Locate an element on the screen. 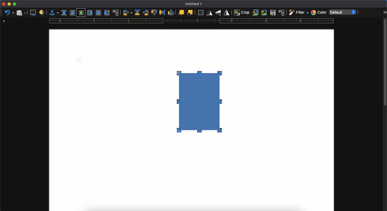  rotate is located at coordinates (200, 13).